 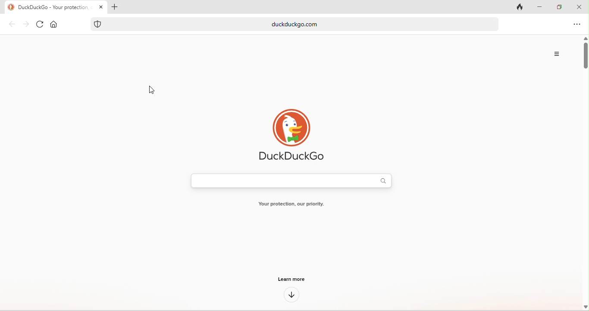 What do you see at coordinates (578, 25) in the screenshot?
I see `option` at bounding box center [578, 25].